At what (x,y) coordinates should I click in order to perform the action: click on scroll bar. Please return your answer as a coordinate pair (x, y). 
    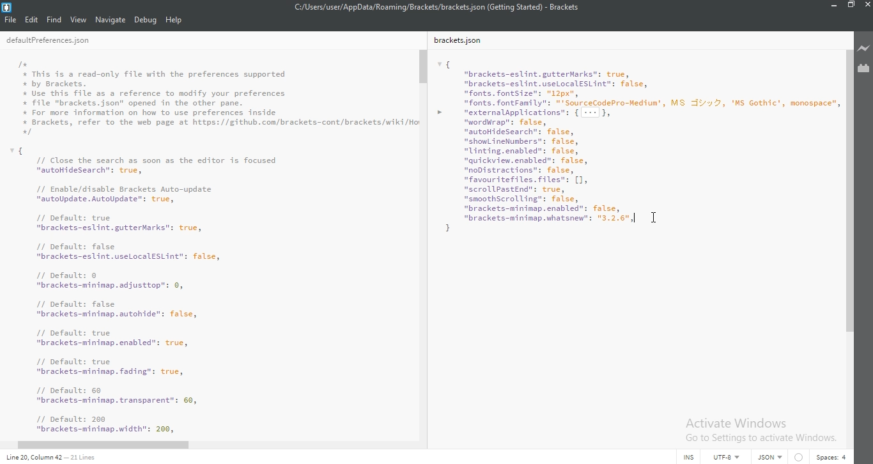
    Looking at the image, I should click on (424, 66).